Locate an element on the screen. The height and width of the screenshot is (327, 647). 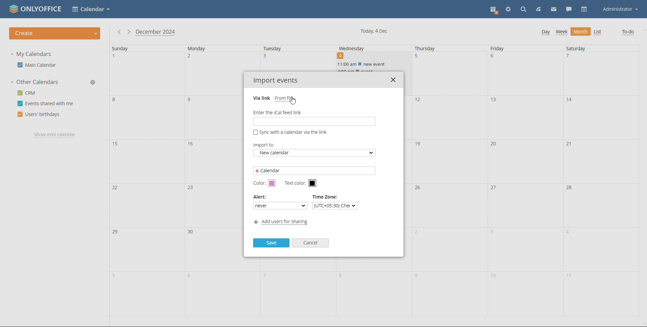
set text color is located at coordinates (313, 183).